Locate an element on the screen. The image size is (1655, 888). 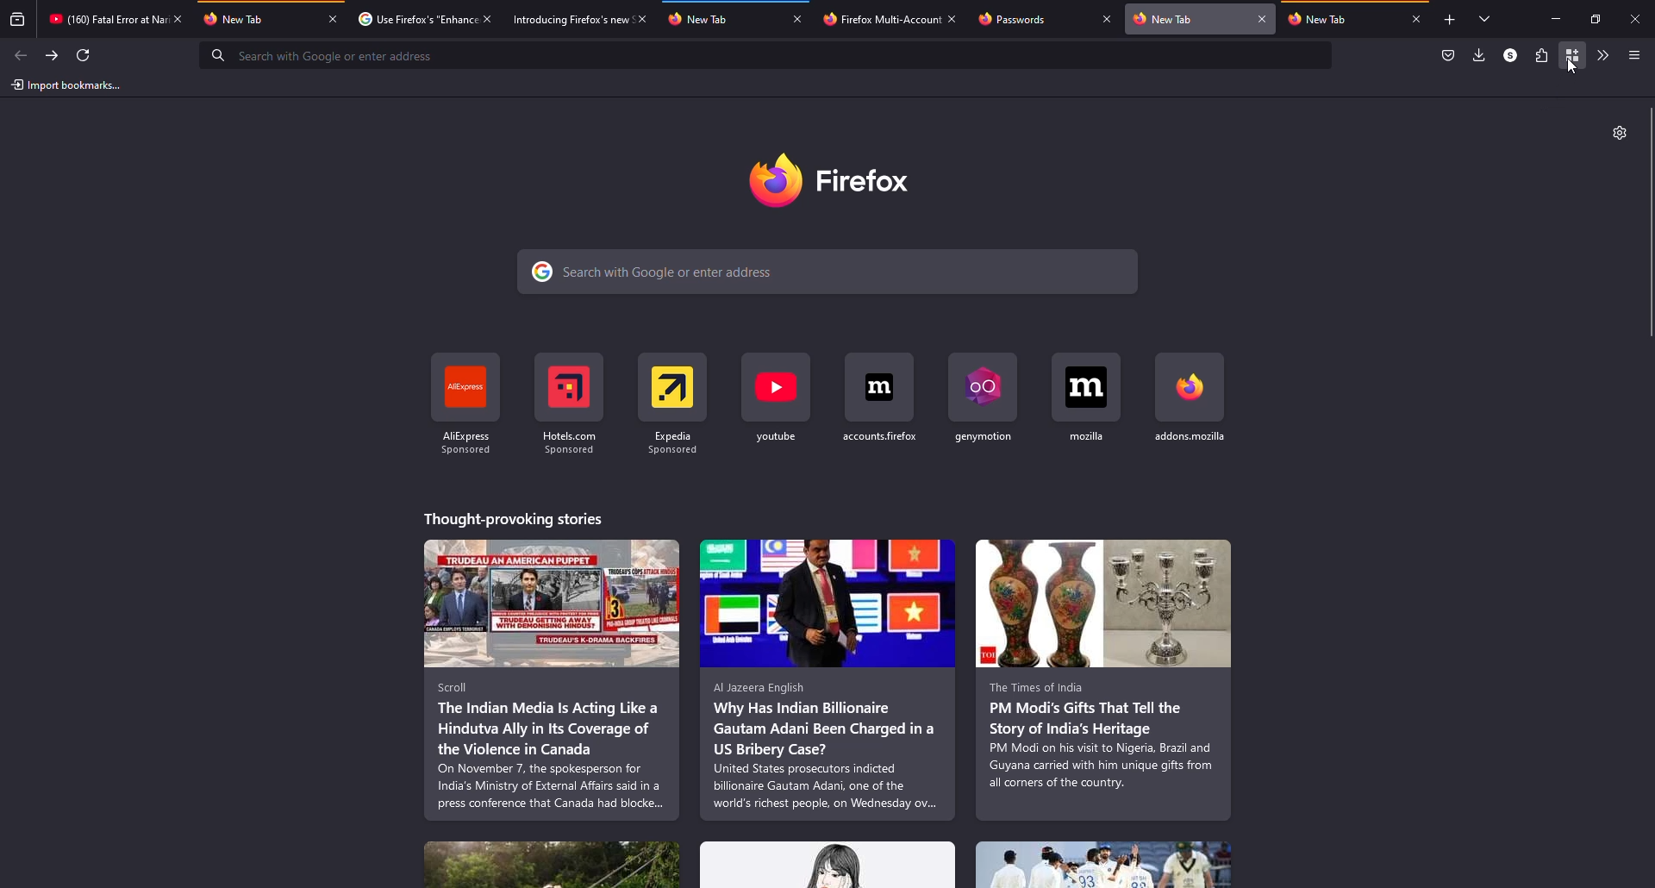
close is located at coordinates (1263, 19).